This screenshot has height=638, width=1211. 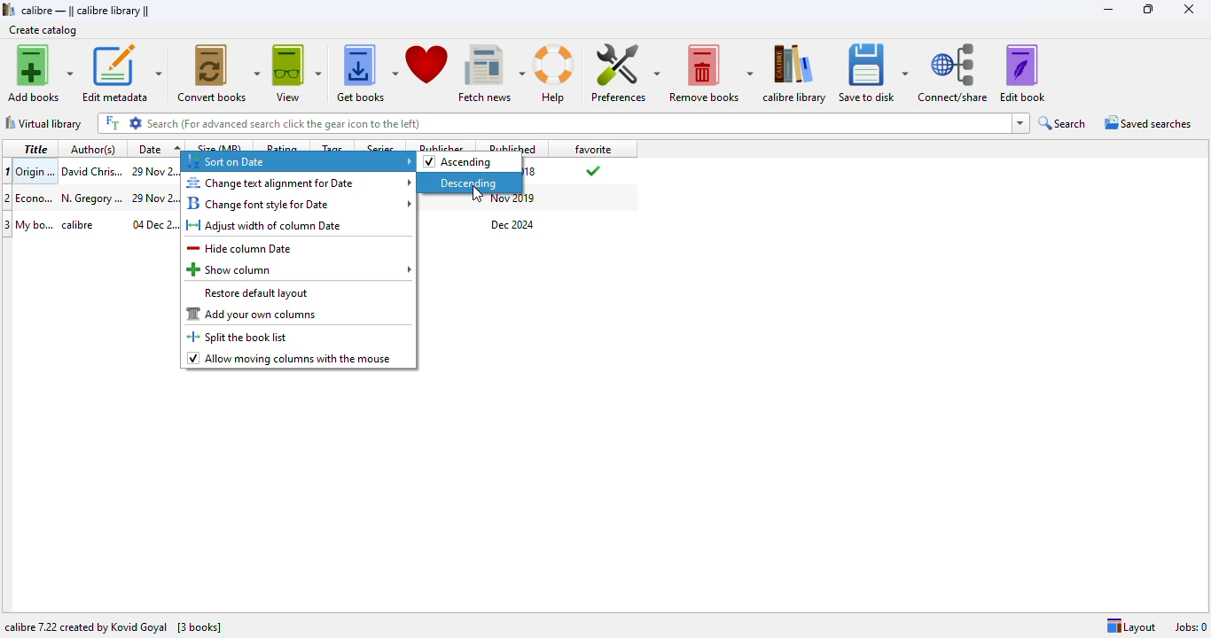 I want to click on ascending, so click(x=458, y=162).